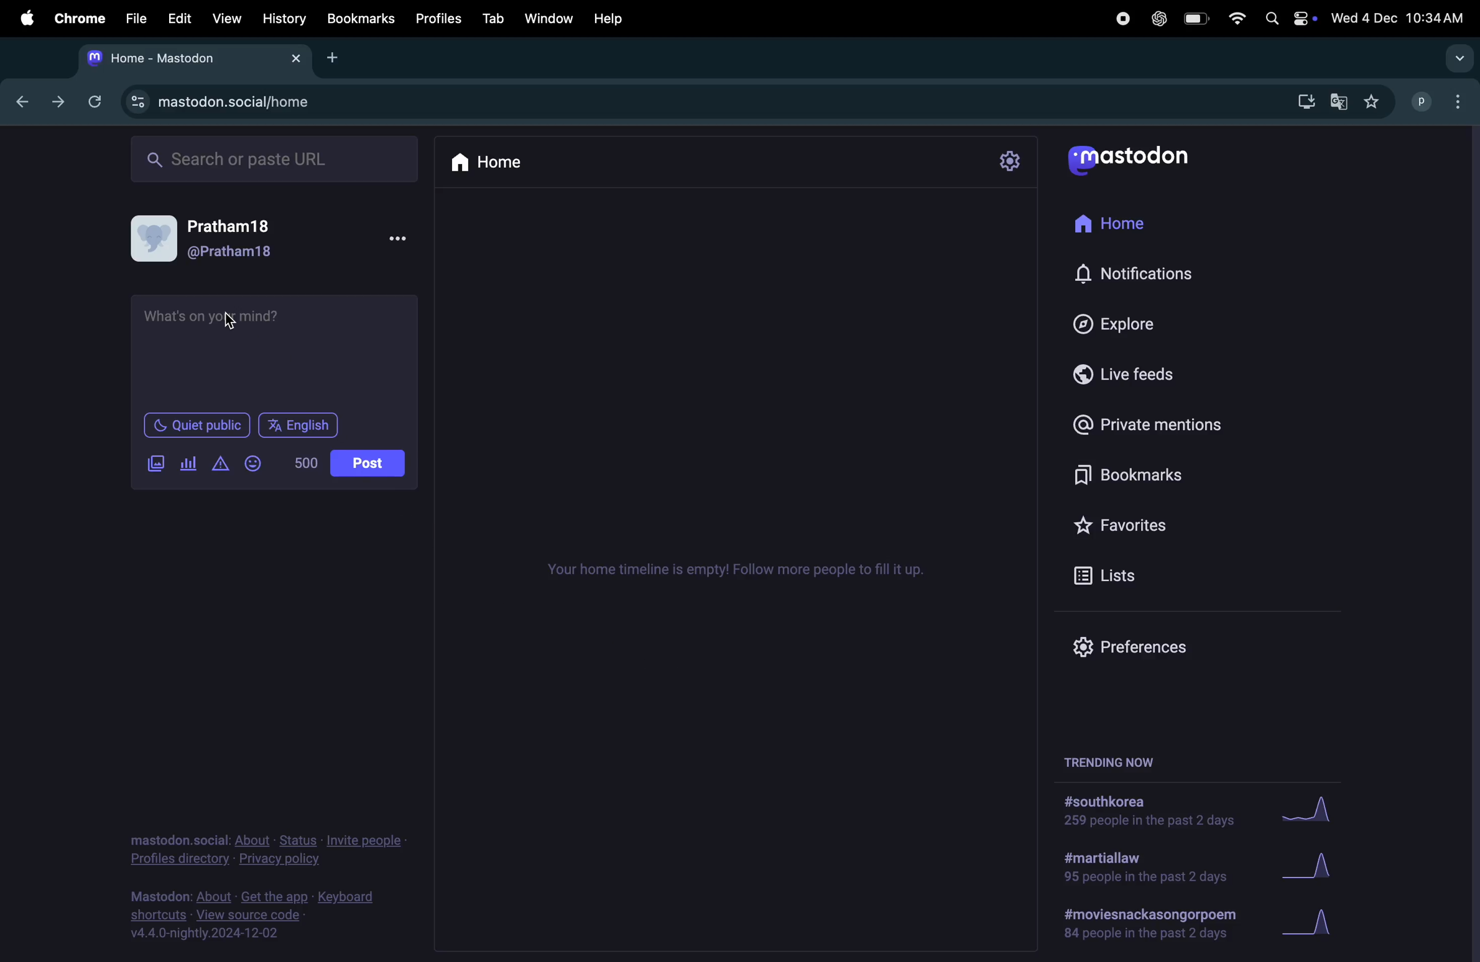 This screenshot has width=1480, height=962. Describe the element at coordinates (181, 18) in the screenshot. I see `Edit` at that location.